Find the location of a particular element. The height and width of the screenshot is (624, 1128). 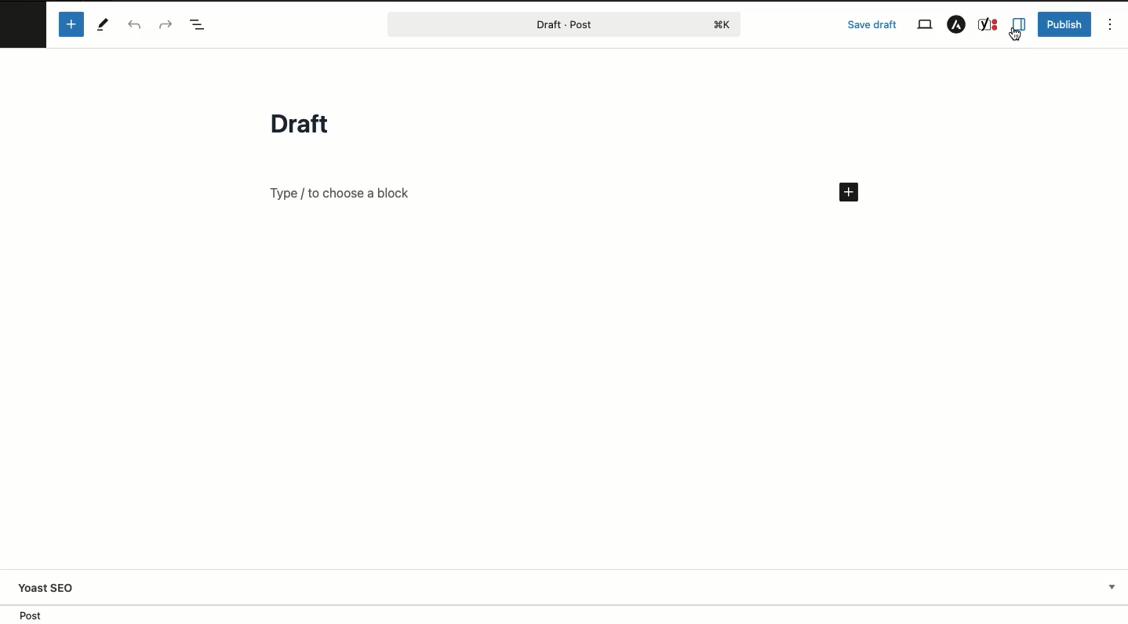

View is located at coordinates (923, 25).